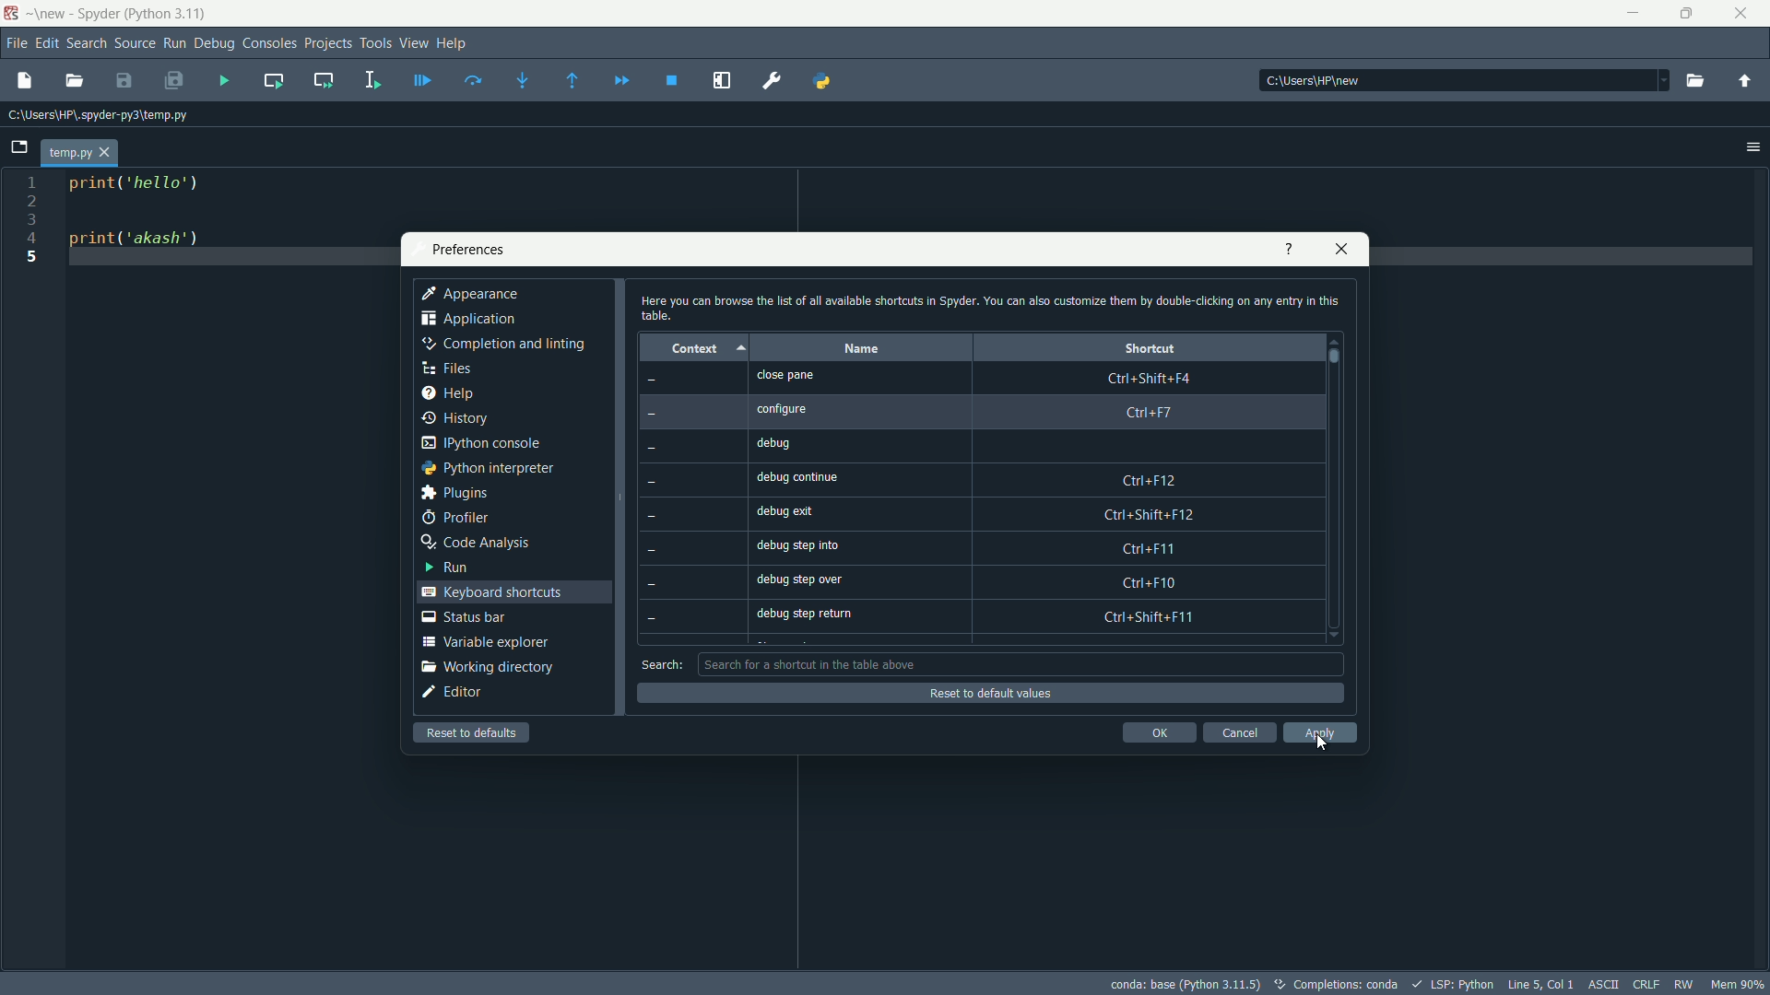 This screenshot has height=995, width=1770. What do you see at coordinates (135, 44) in the screenshot?
I see `source menu` at bounding box center [135, 44].